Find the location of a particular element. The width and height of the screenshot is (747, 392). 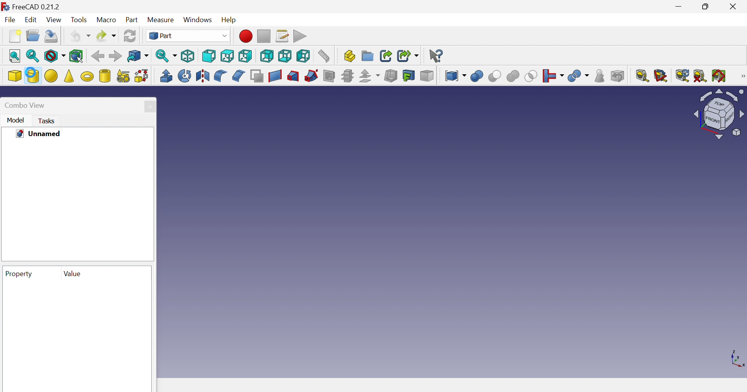

Undo is located at coordinates (81, 35).